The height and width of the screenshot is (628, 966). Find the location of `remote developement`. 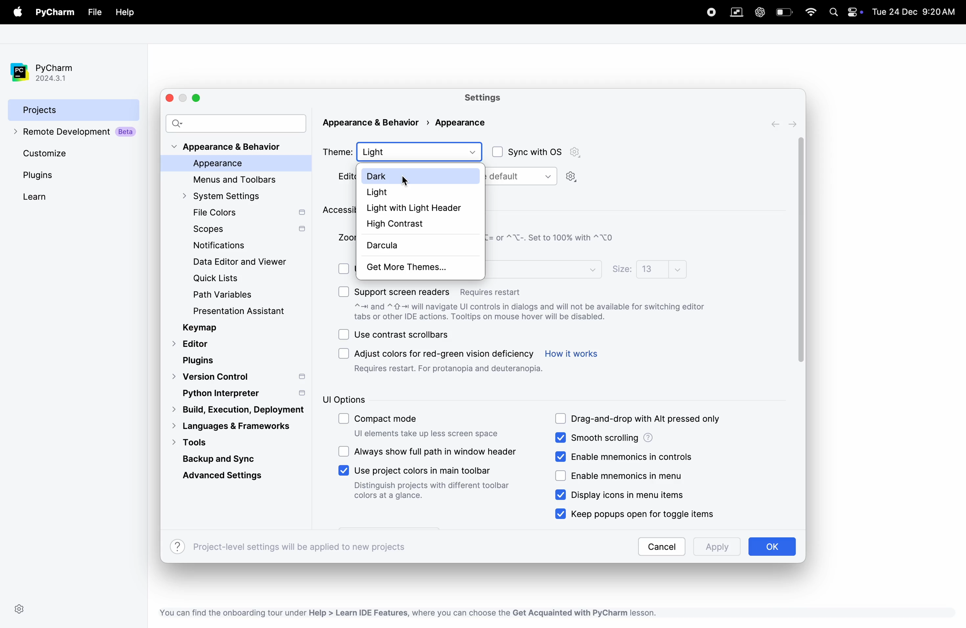

remote developement is located at coordinates (76, 132).